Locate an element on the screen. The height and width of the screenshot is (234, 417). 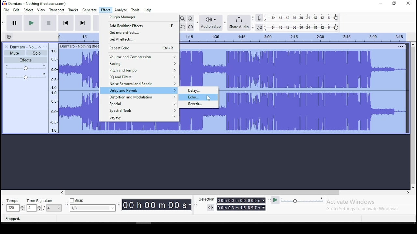
120 is located at coordinates (12, 208).